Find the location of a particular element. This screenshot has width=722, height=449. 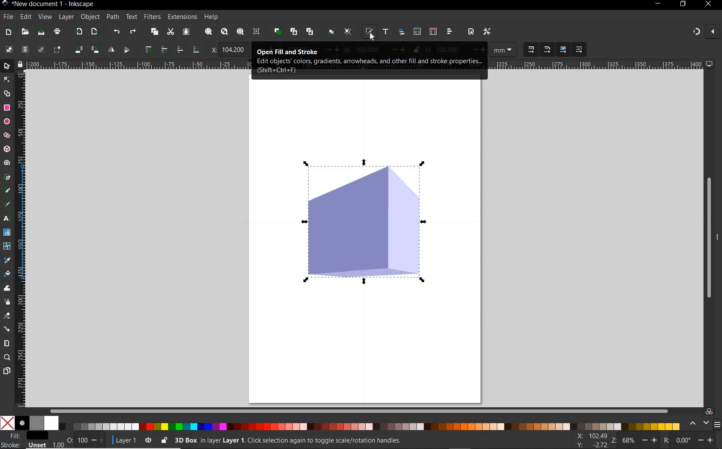

SELECT ALL is located at coordinates (8, 48).